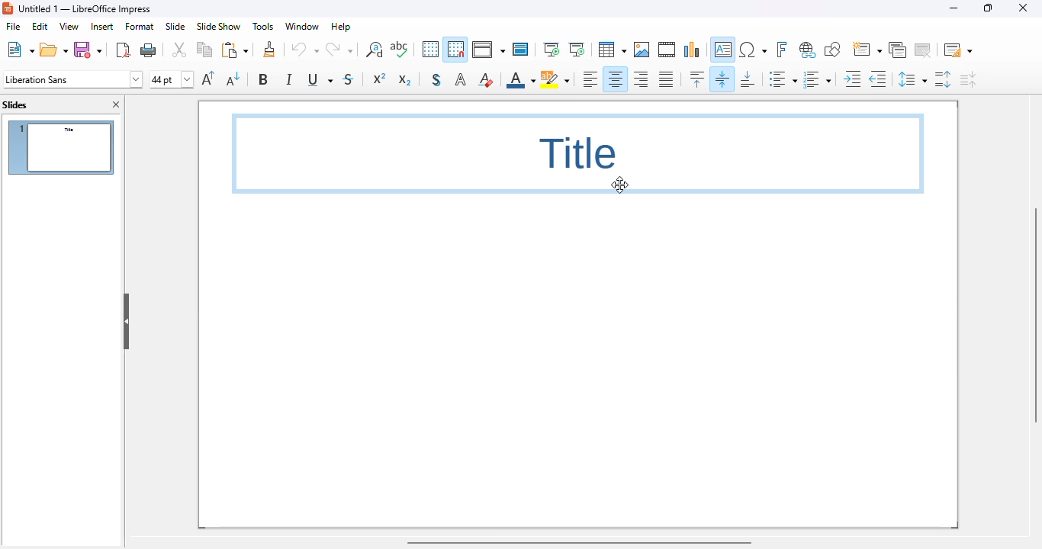  I want to click on title, so click(86, 8).